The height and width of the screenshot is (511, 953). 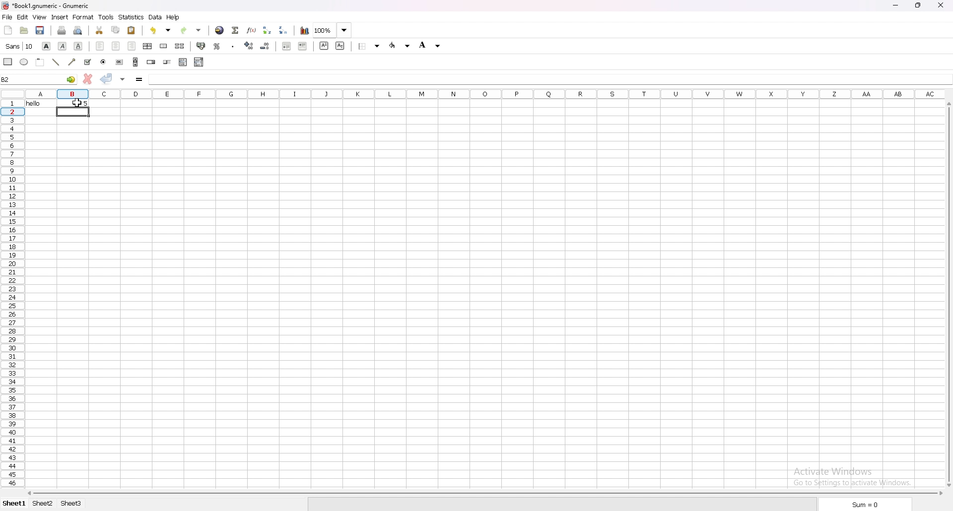 I want to click on open, so click(x=24, y=31).